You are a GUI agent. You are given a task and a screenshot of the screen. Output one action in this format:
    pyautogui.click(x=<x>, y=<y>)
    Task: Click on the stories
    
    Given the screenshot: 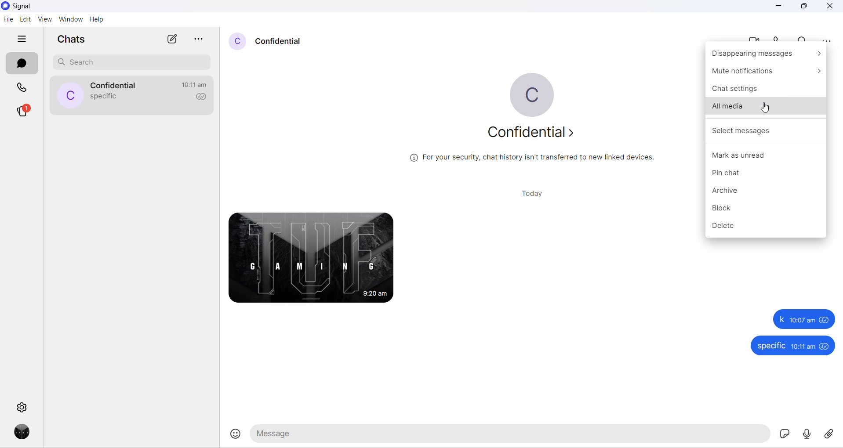 What is the action you would take?
    pyautogui.click(x=23, y=114)
    